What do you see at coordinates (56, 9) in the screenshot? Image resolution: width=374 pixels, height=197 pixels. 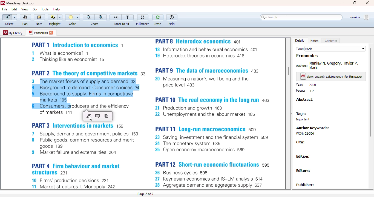 I see `help` at bounding box center [56, 9].